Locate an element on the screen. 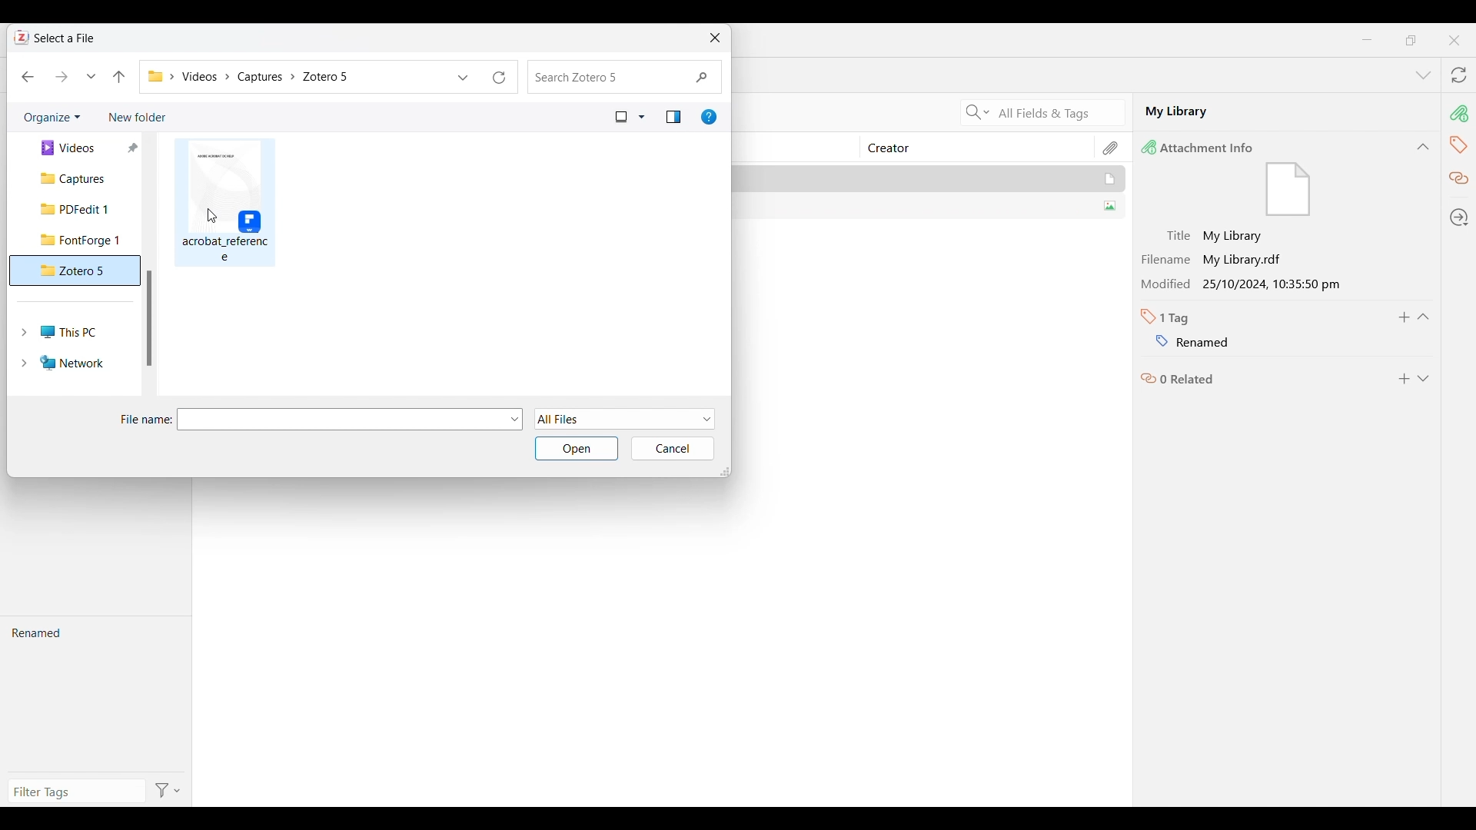  Filename My Library.rdf is located at coordinates (1220, 256).